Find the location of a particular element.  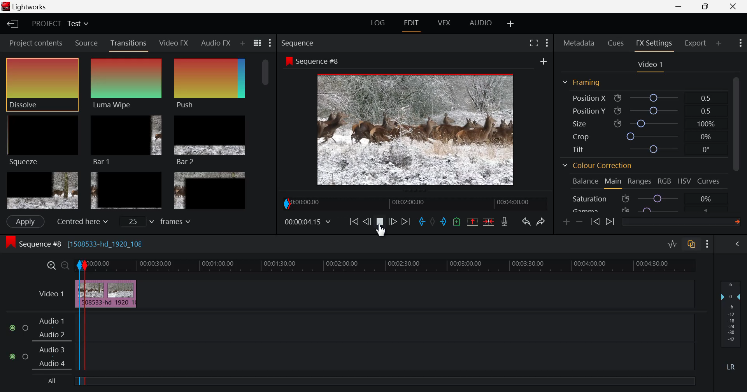

Record Voiceover is located at coordinates (504, 222).